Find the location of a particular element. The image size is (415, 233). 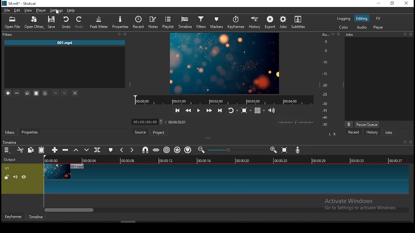

player is located at coordinates (379, 28).